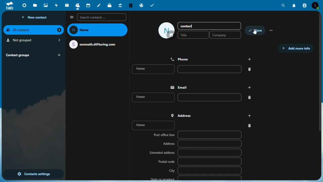  I want to click on email, so click(209, 87).